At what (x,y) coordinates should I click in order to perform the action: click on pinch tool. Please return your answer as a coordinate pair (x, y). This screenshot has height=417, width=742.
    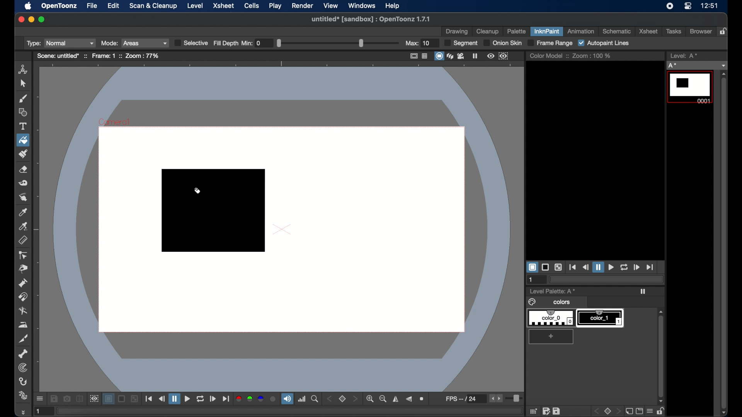
    Looking at the image, I should click on (23, 269).